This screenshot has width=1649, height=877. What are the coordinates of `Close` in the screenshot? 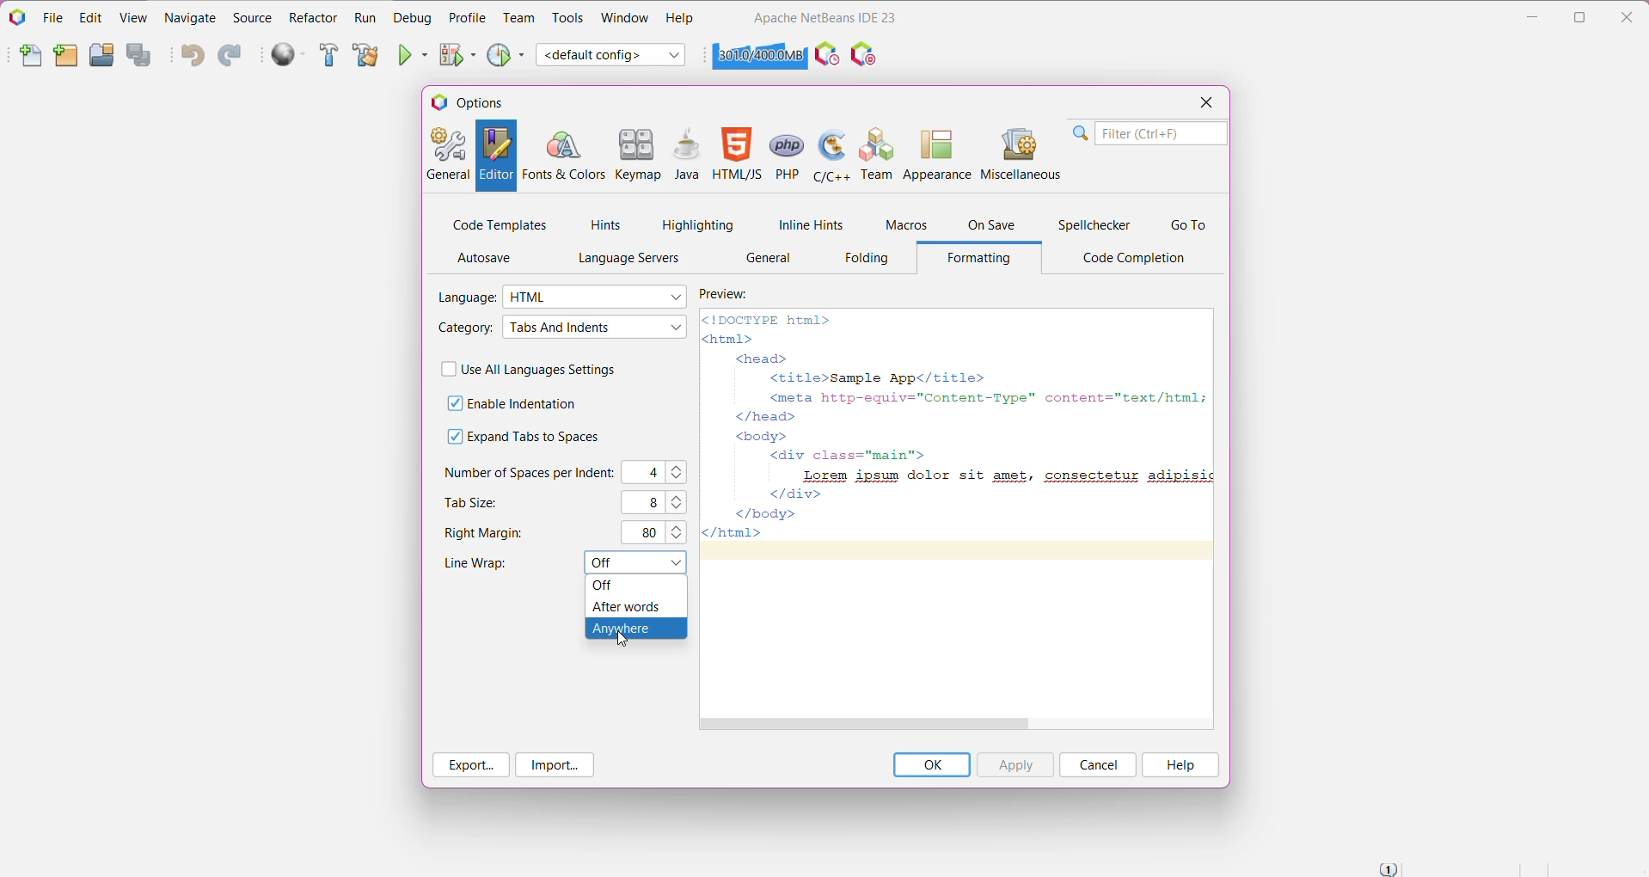 It's located at (1630, 15).